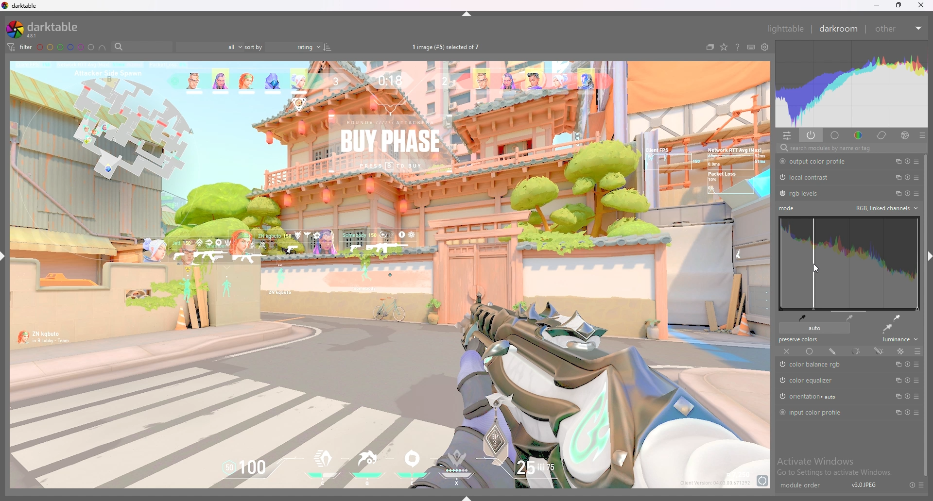  Describe the element at coordinates (812, 177) in the screenshot. I see `local contrast` at that location.